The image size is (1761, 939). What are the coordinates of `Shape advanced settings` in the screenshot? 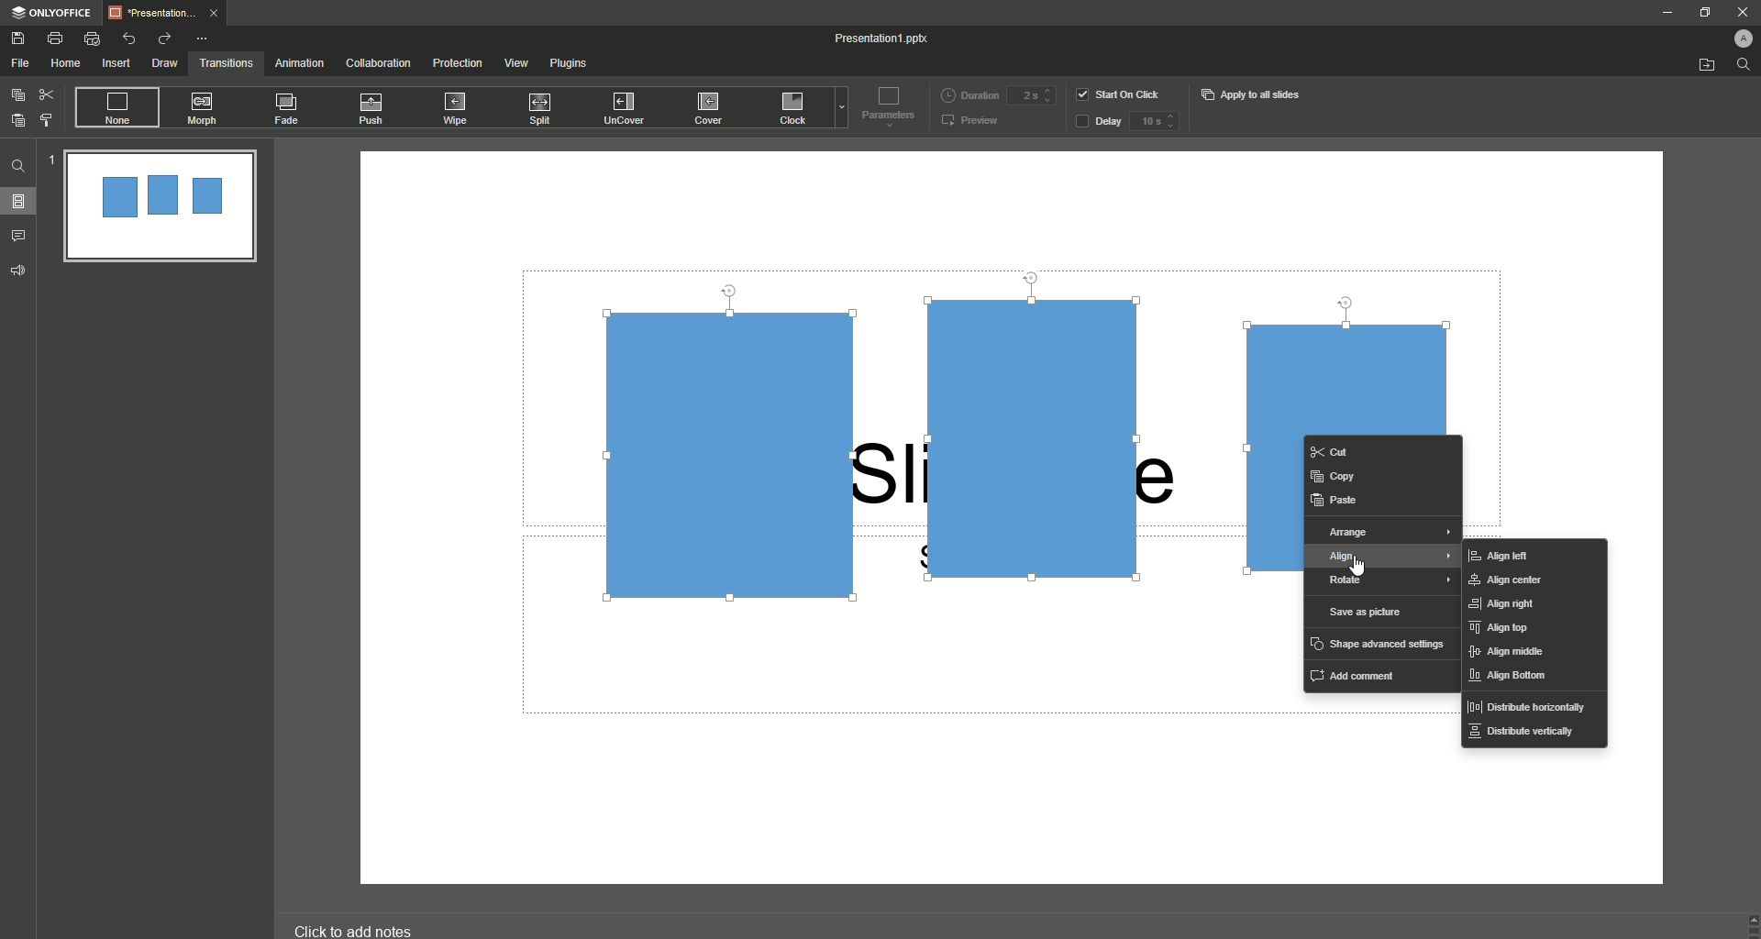 It's located at (1379, 643).